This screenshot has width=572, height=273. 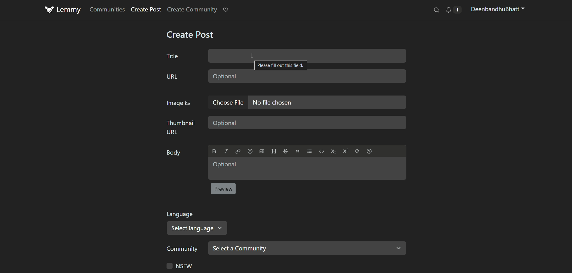 What do you see at coordinates (307, 55) in the screenshot?
I see `text box` at bounding box center [307, 55].